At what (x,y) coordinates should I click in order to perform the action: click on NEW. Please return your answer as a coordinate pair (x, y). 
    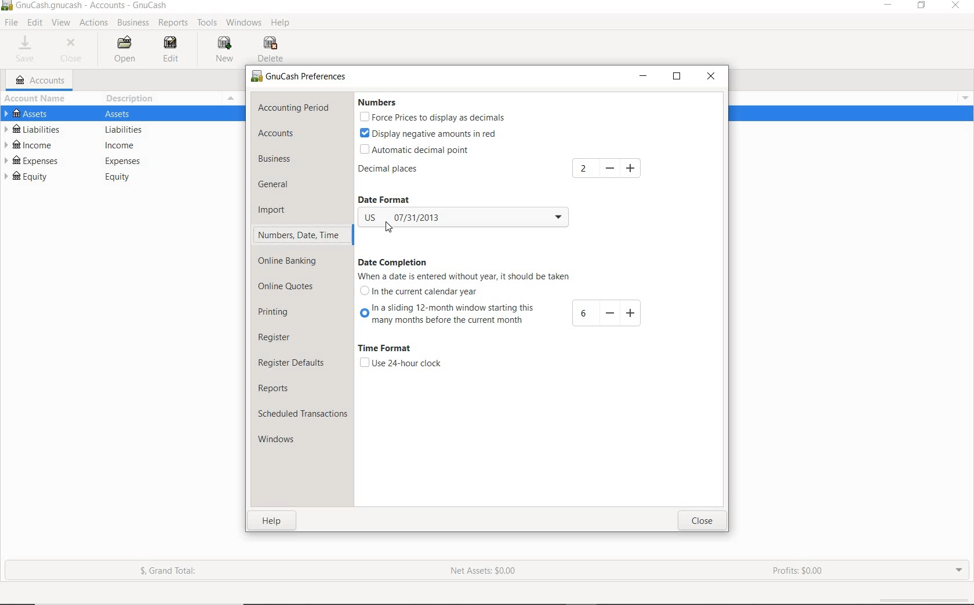
    Looking at the image, I should click on (227, 49).